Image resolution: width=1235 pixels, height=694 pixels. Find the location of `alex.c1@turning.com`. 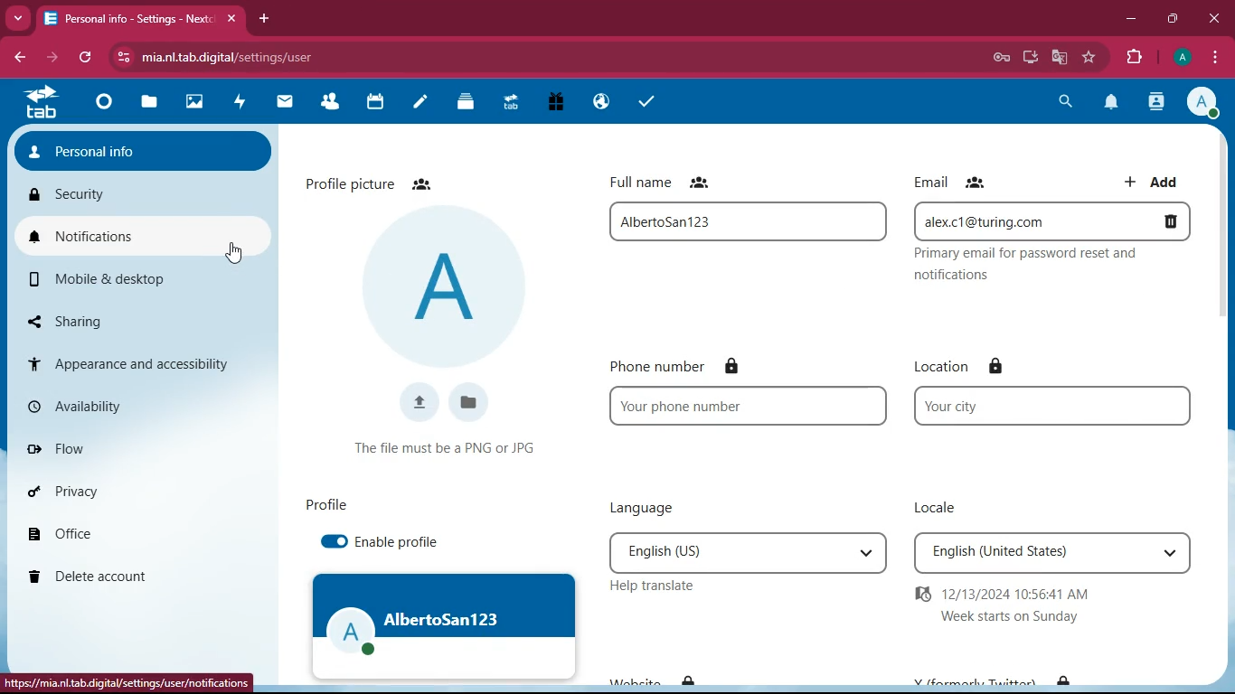

alex.c1@turning.com is located at coordinates (1022, 221).